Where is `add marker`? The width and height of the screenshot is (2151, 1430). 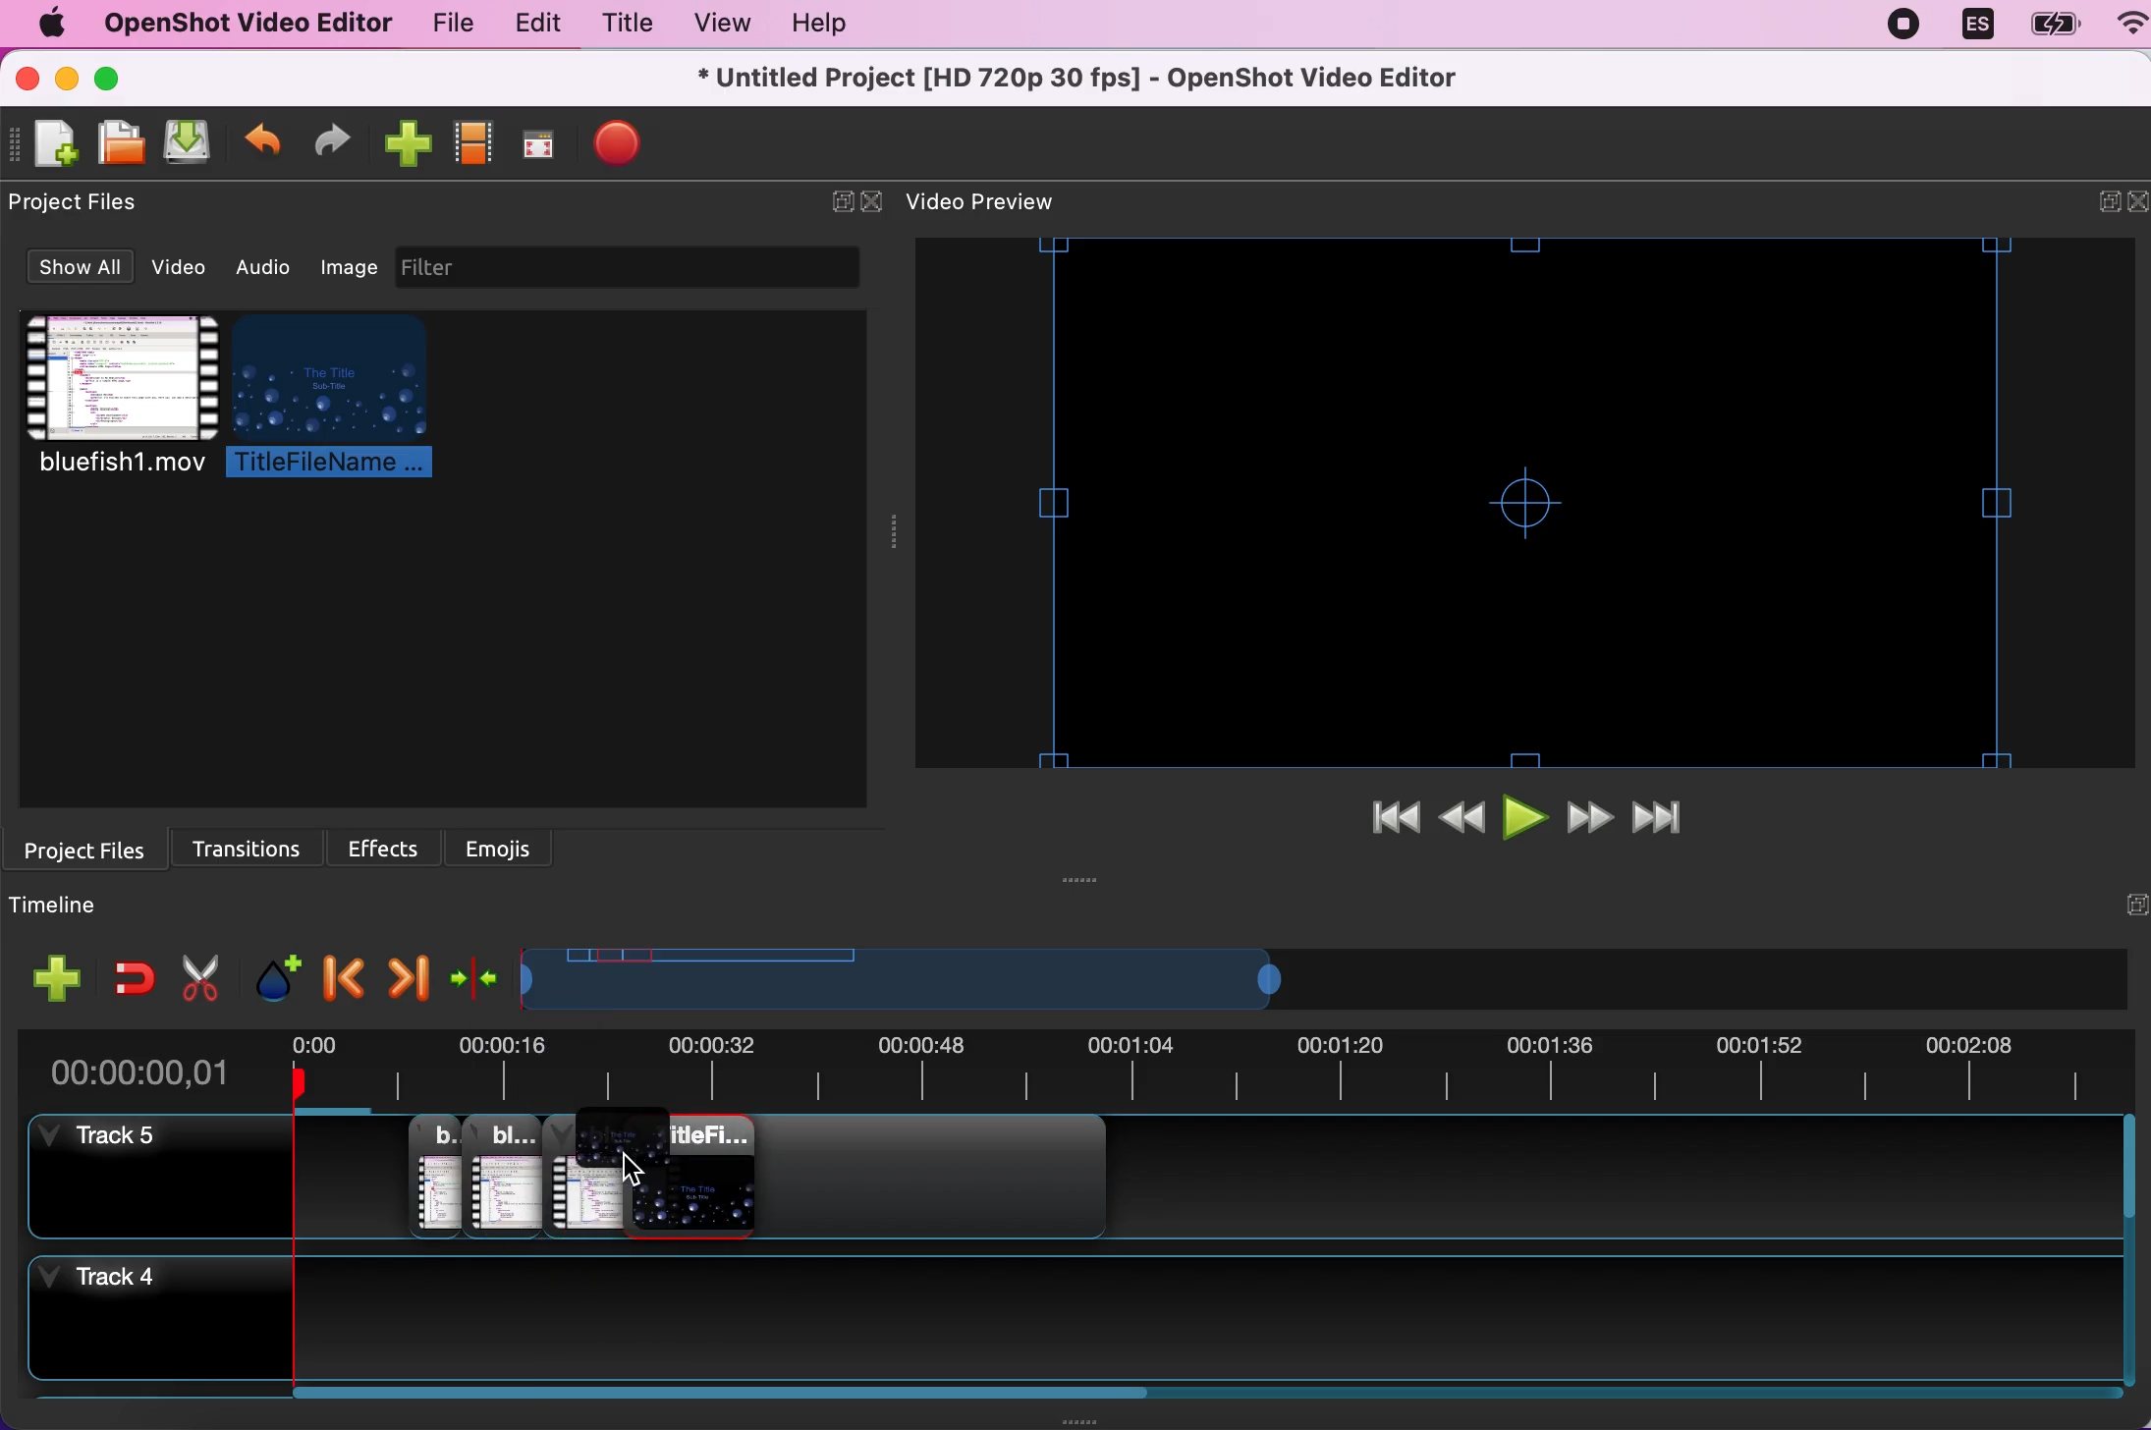
add marker is located at coordinates (276, 969).